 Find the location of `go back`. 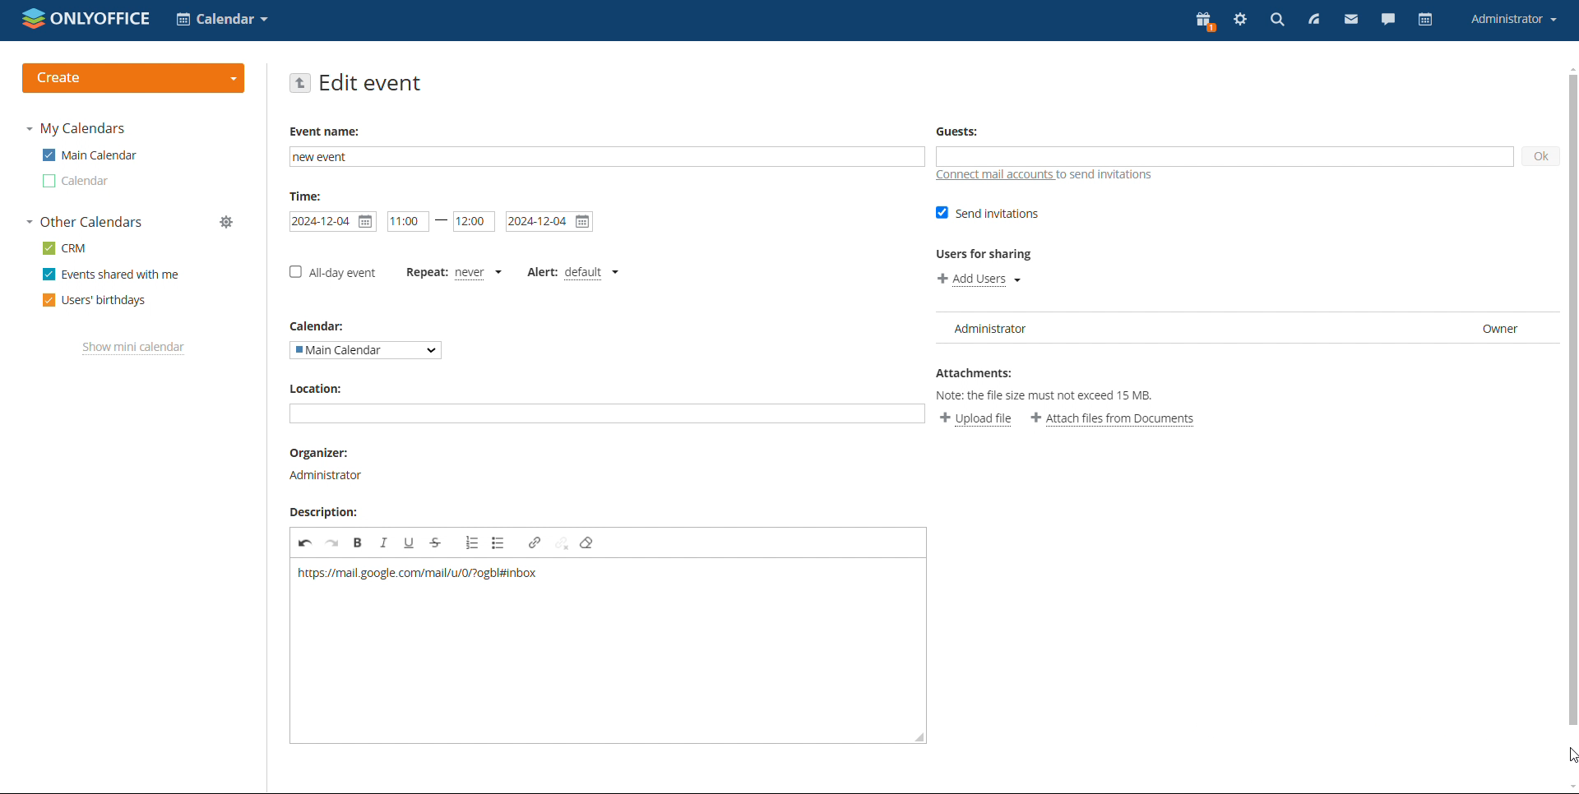

go back is located at coordinates (301, 83).